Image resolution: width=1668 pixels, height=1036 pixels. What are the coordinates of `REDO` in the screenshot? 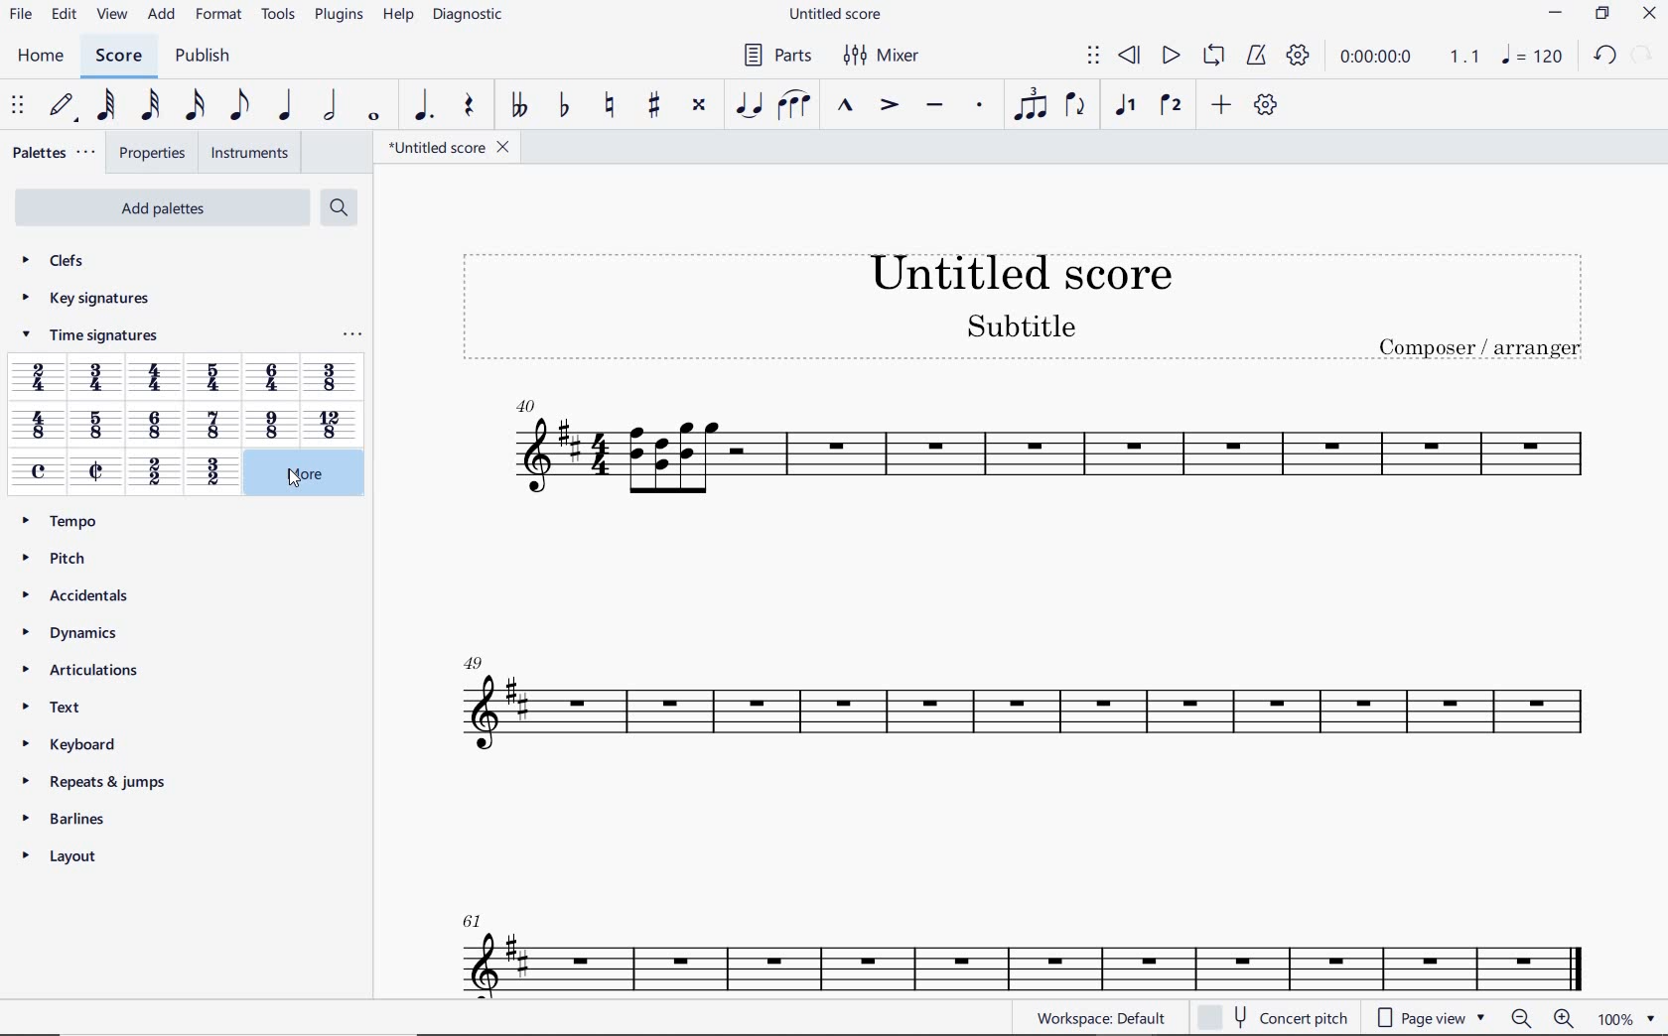 It's located at (1643, 54).